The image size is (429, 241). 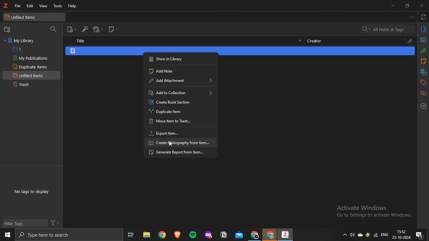 What do you see at coordinates (423, 40) in the screenshot?
I see `abstract` at bounding box center [423, 40].